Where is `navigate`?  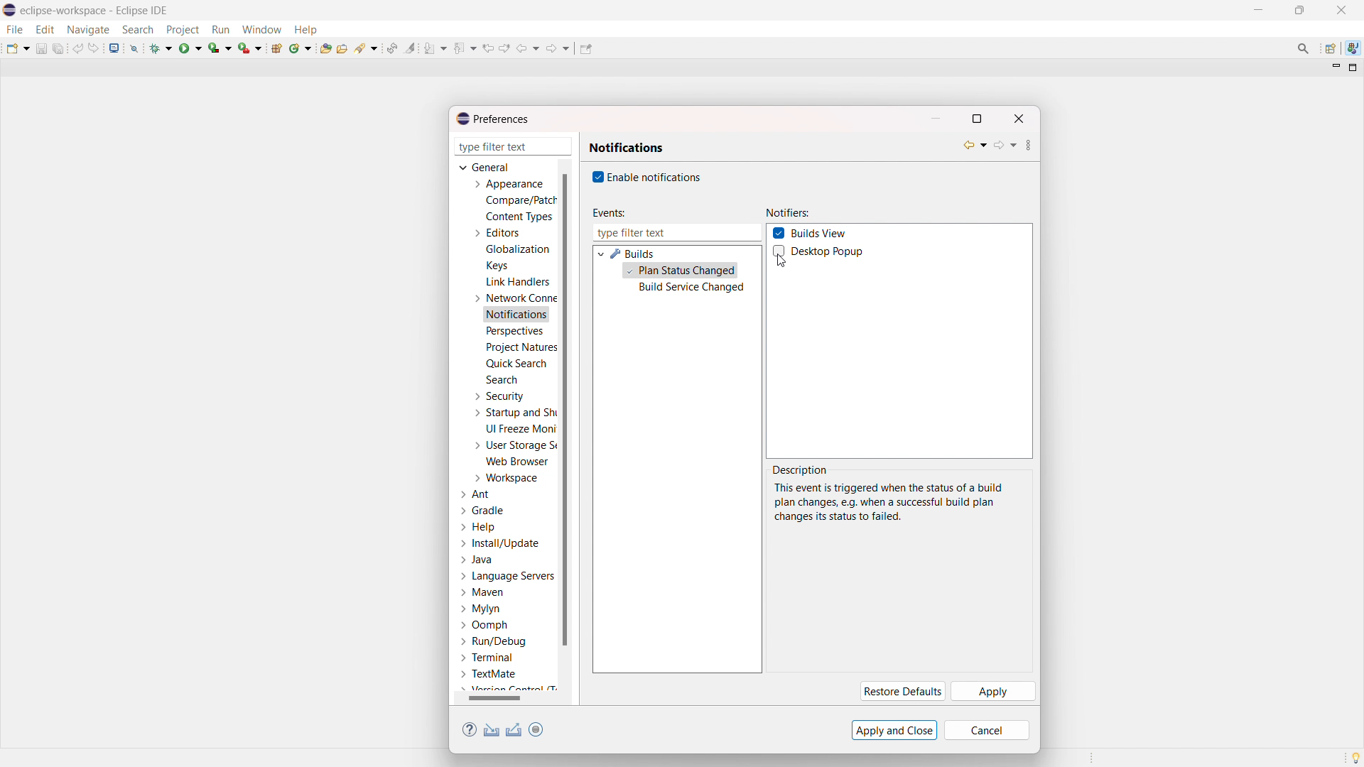 navigate is located at coordinates (87, 29).